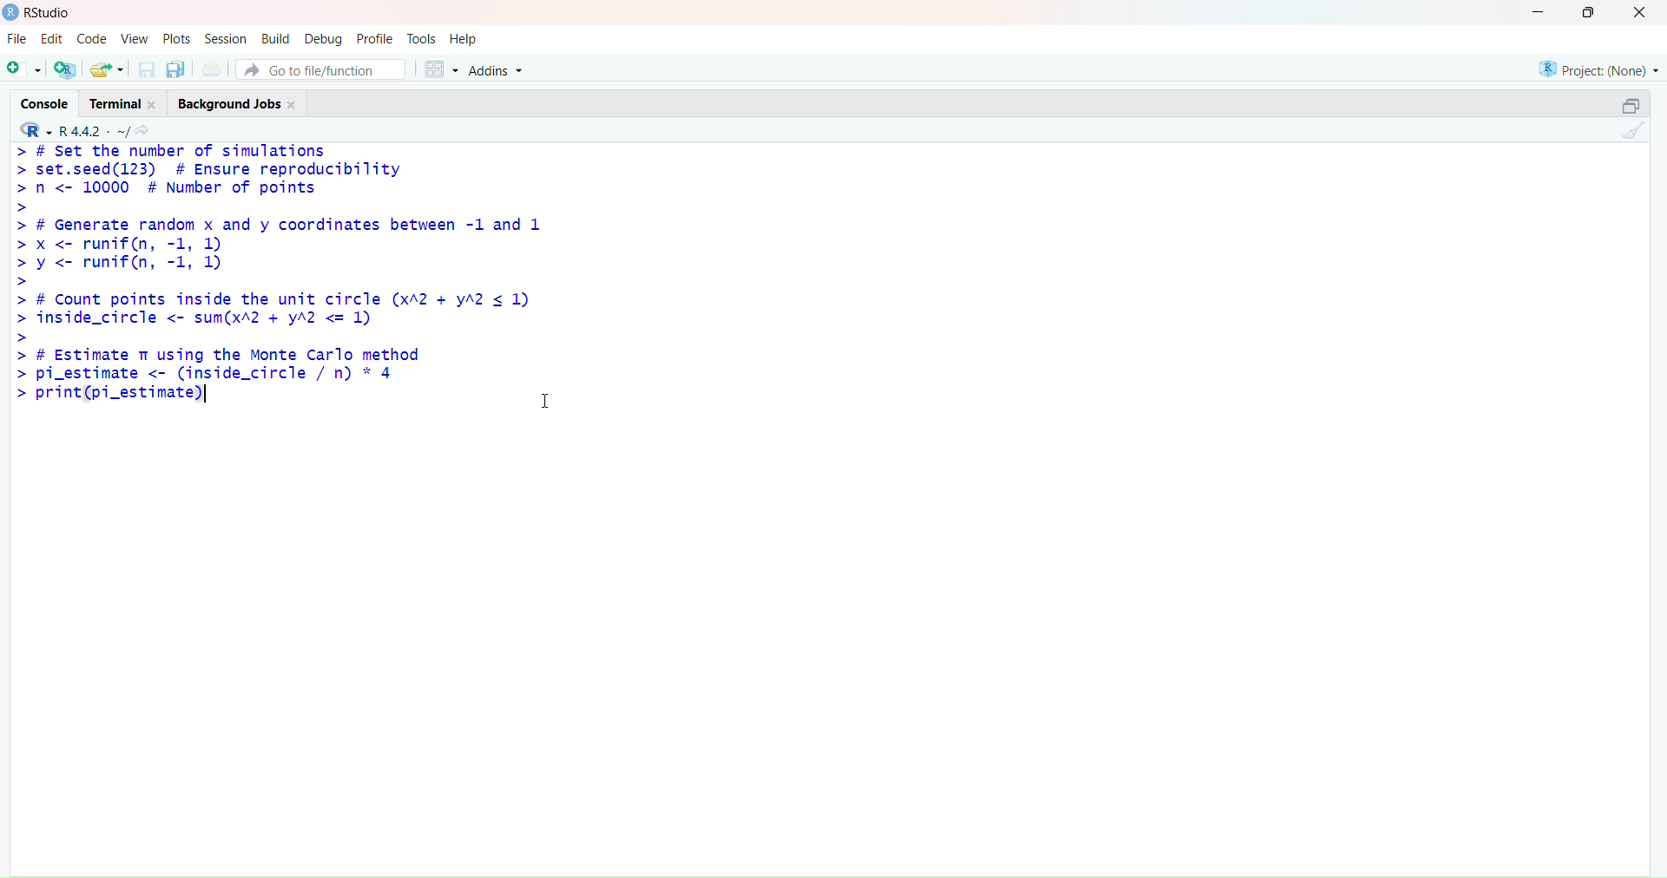 Image resolution: width=1667 pixels, height=878 pixels. Describe the element at coordinates (444, 69) in the screenshot. I see `Workspace panes` at that location.